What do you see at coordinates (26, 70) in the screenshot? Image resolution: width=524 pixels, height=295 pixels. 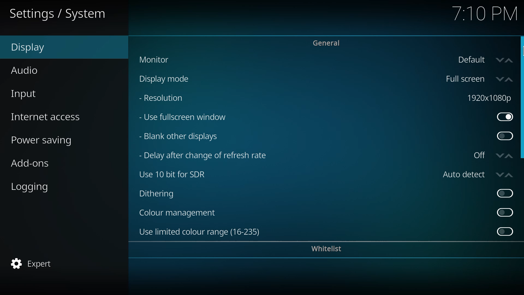 I see `audio` at bounding box center [26, 70].